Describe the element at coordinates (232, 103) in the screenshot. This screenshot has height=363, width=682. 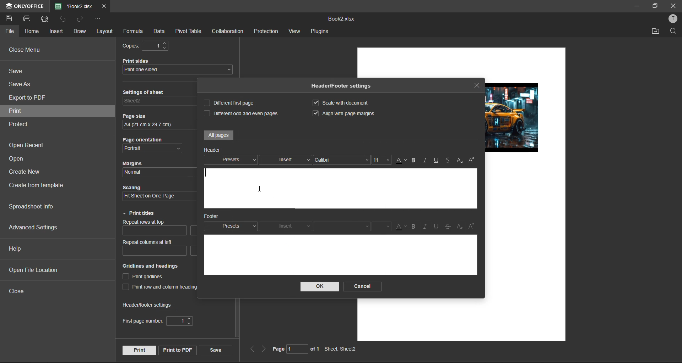
I see `different first page` at that location.